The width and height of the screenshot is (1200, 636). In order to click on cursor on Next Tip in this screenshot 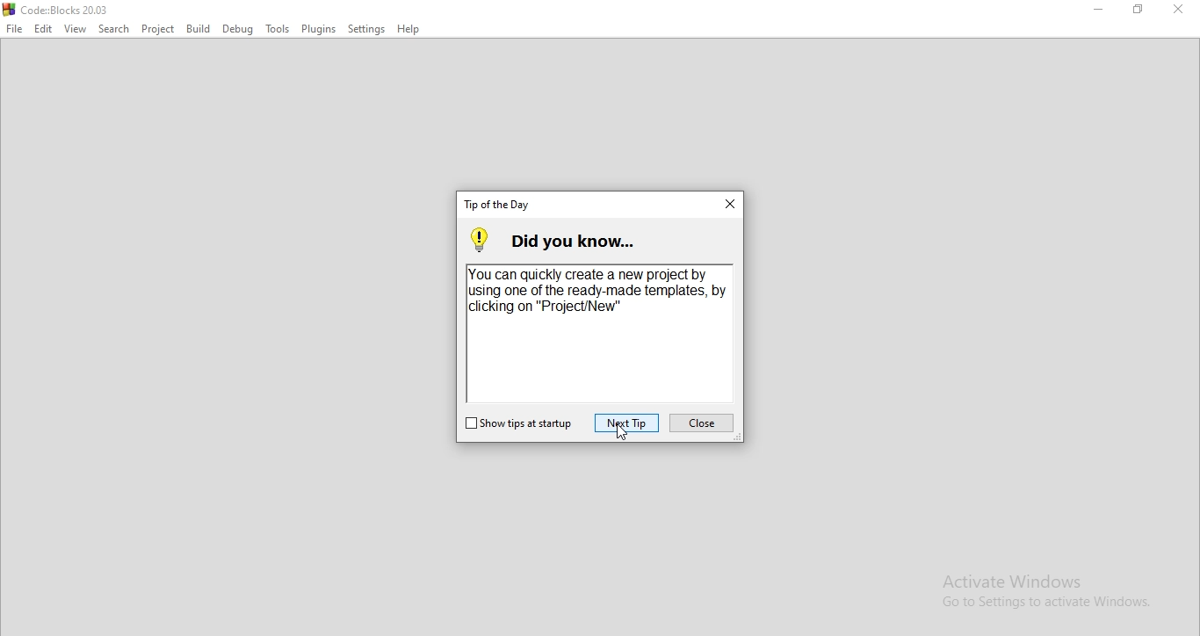, I will do `click(623, 434)`.